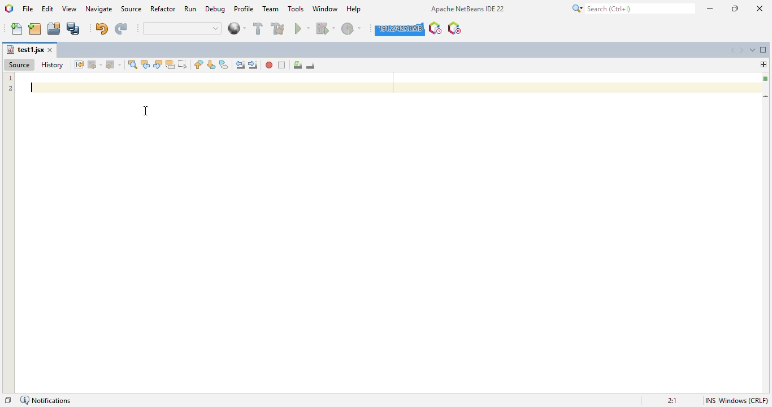 This screenshot has height=407, width=772. Describe the element at coordinates (766, 96) in the screenshot. I see `current line` at that location.